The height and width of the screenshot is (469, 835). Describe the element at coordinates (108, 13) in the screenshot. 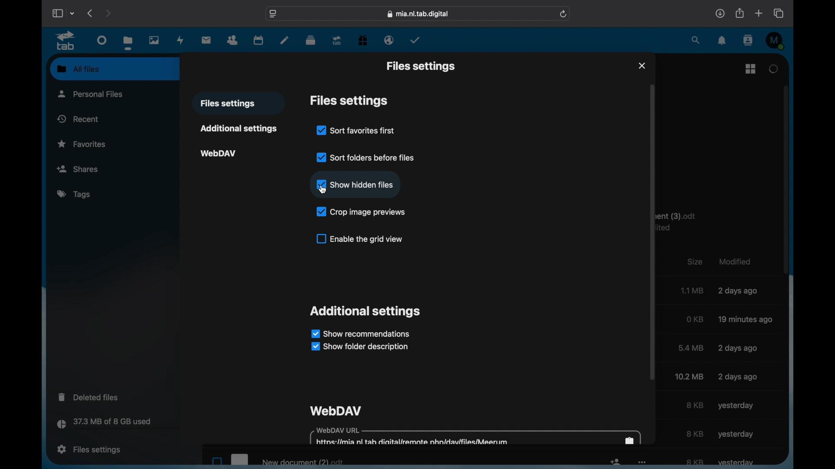

I see `next` at that location.